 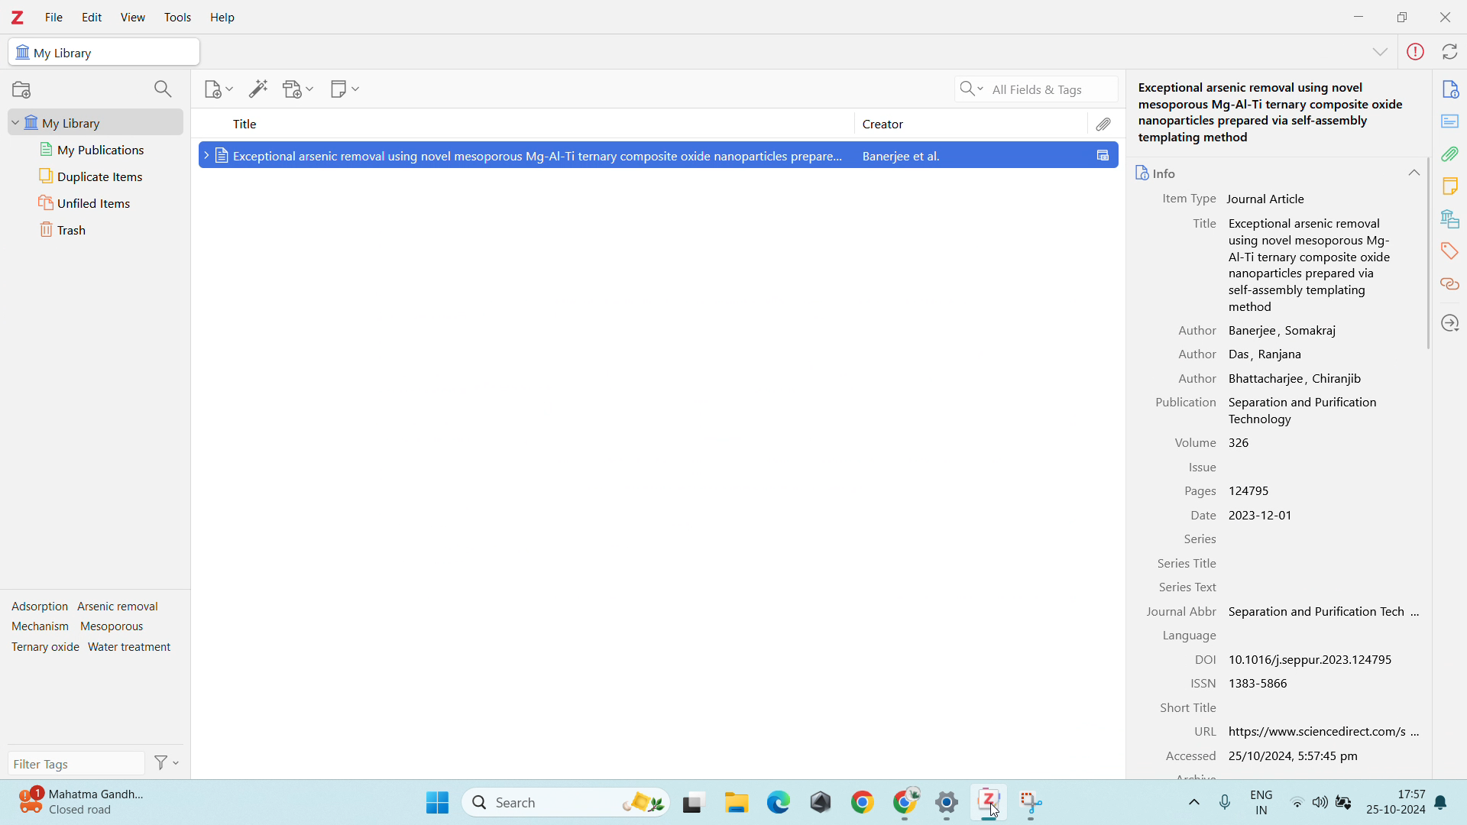 I want to click on Volume : 326, so click(x=1214, y=441).